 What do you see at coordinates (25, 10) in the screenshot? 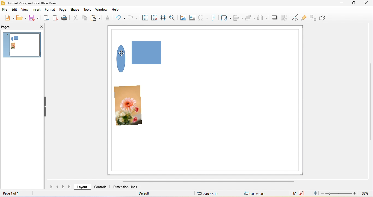
I see `view` at bounding box center [25, 10].